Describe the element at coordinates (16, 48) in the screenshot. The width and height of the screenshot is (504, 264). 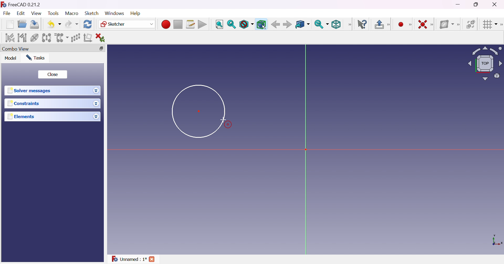
I see `Combo view` at that location.